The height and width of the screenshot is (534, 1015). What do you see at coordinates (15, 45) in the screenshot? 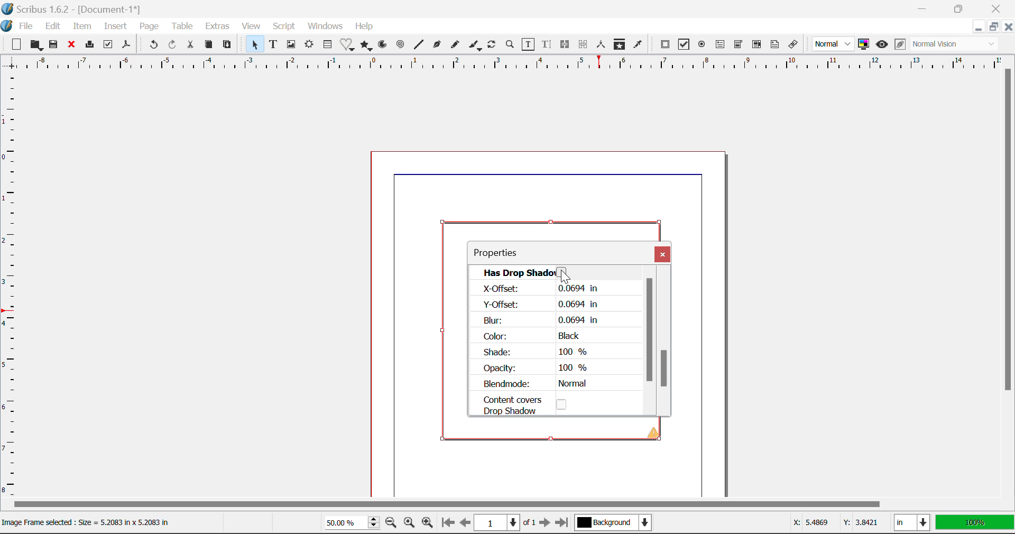
I see `New` at bounding box center [15, 45].